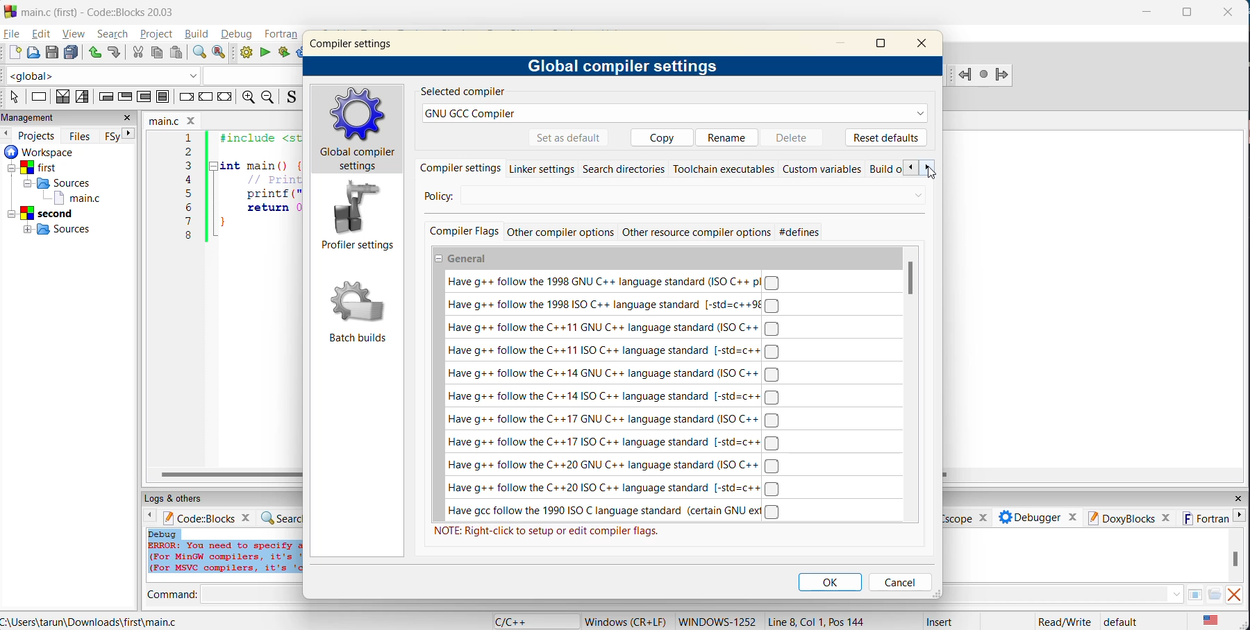 This screenshot has height=630, width=1250. What do you see at coordinates (157, 35) in the screenshot?
I see `project` at bounding box center [157, 35].